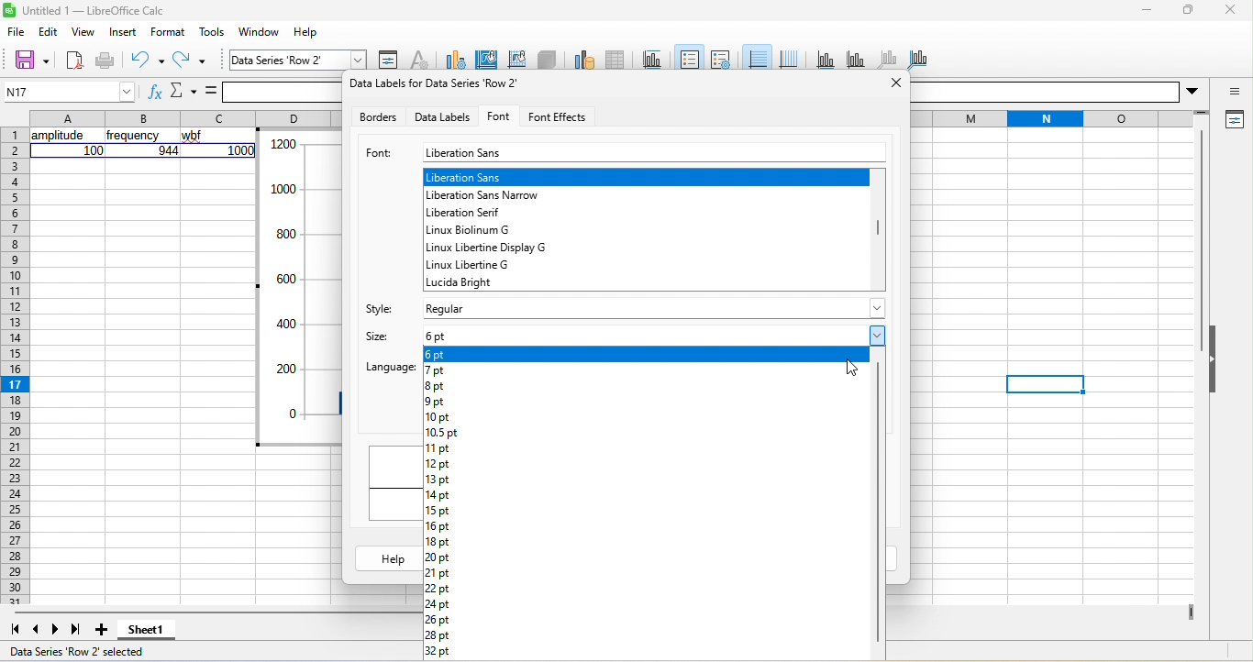  I want to click on language, so click(389, 370).